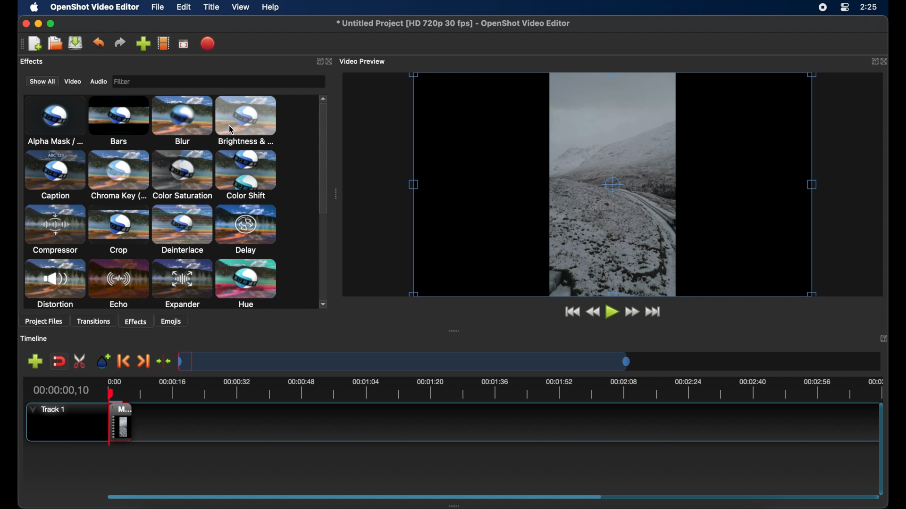  I want to click on deinterlace, so click(182, 230).